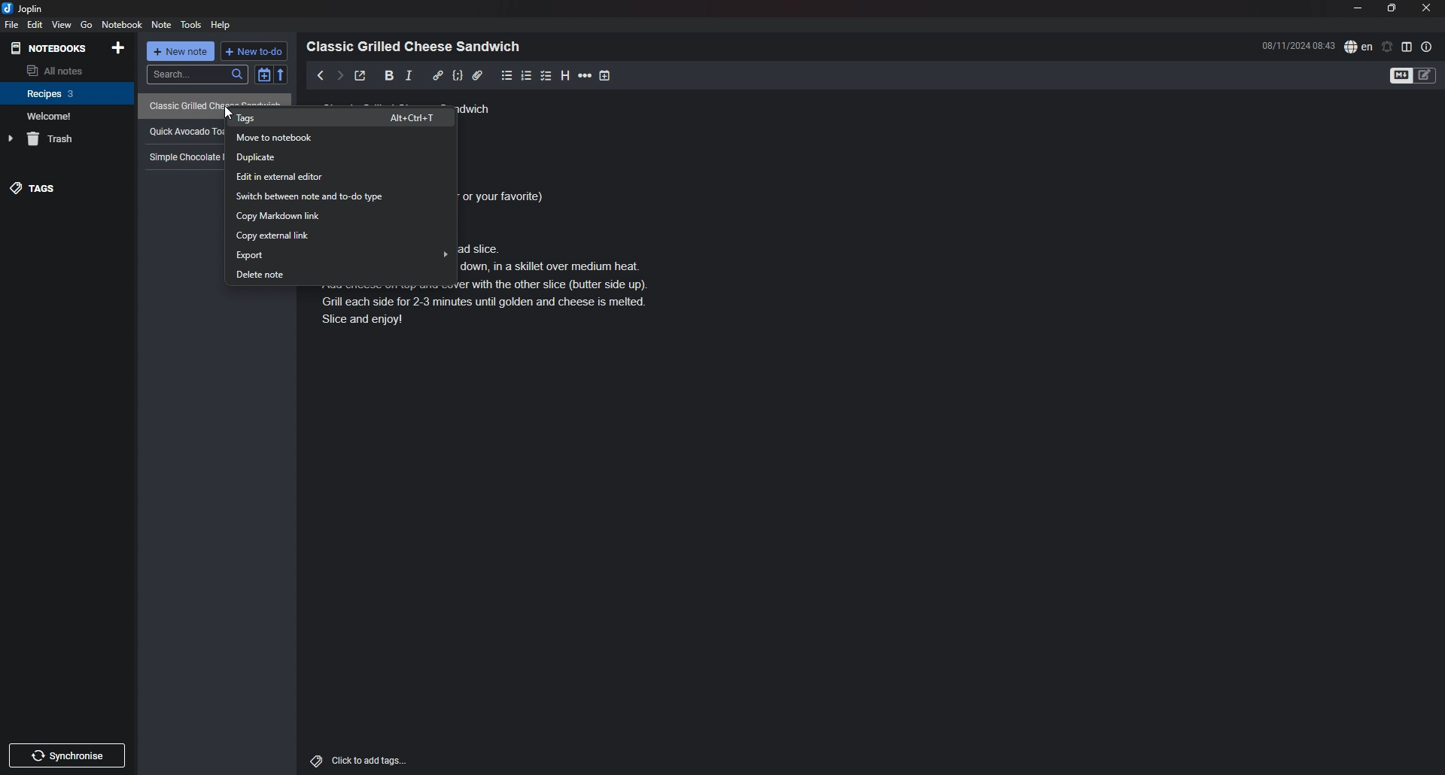 The image size is (1445, 775). What do you see at coordinates (342, 177) in the screenshot?
I see `edit in external editor` at bounding box center [342, 177].